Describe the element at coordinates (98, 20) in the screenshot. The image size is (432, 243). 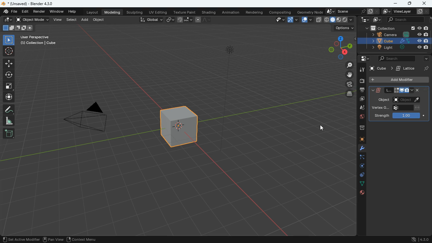
I see `object` at that location.